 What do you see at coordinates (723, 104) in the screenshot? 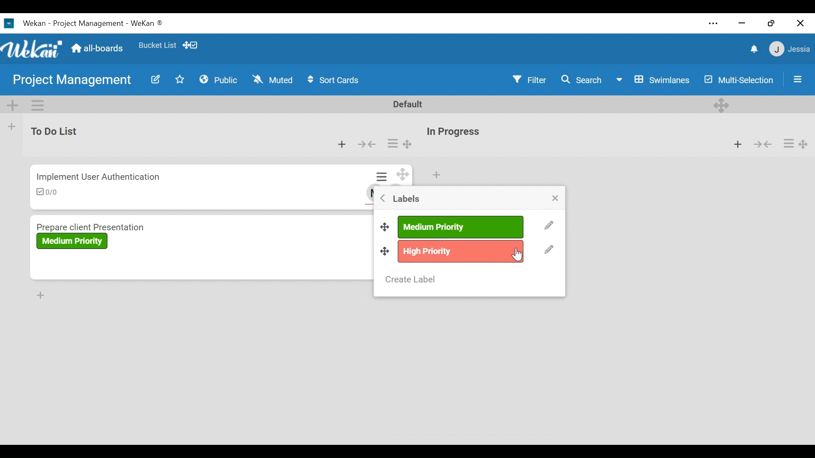
I see `Desktop drag handles` at bounding box center [723, 104].